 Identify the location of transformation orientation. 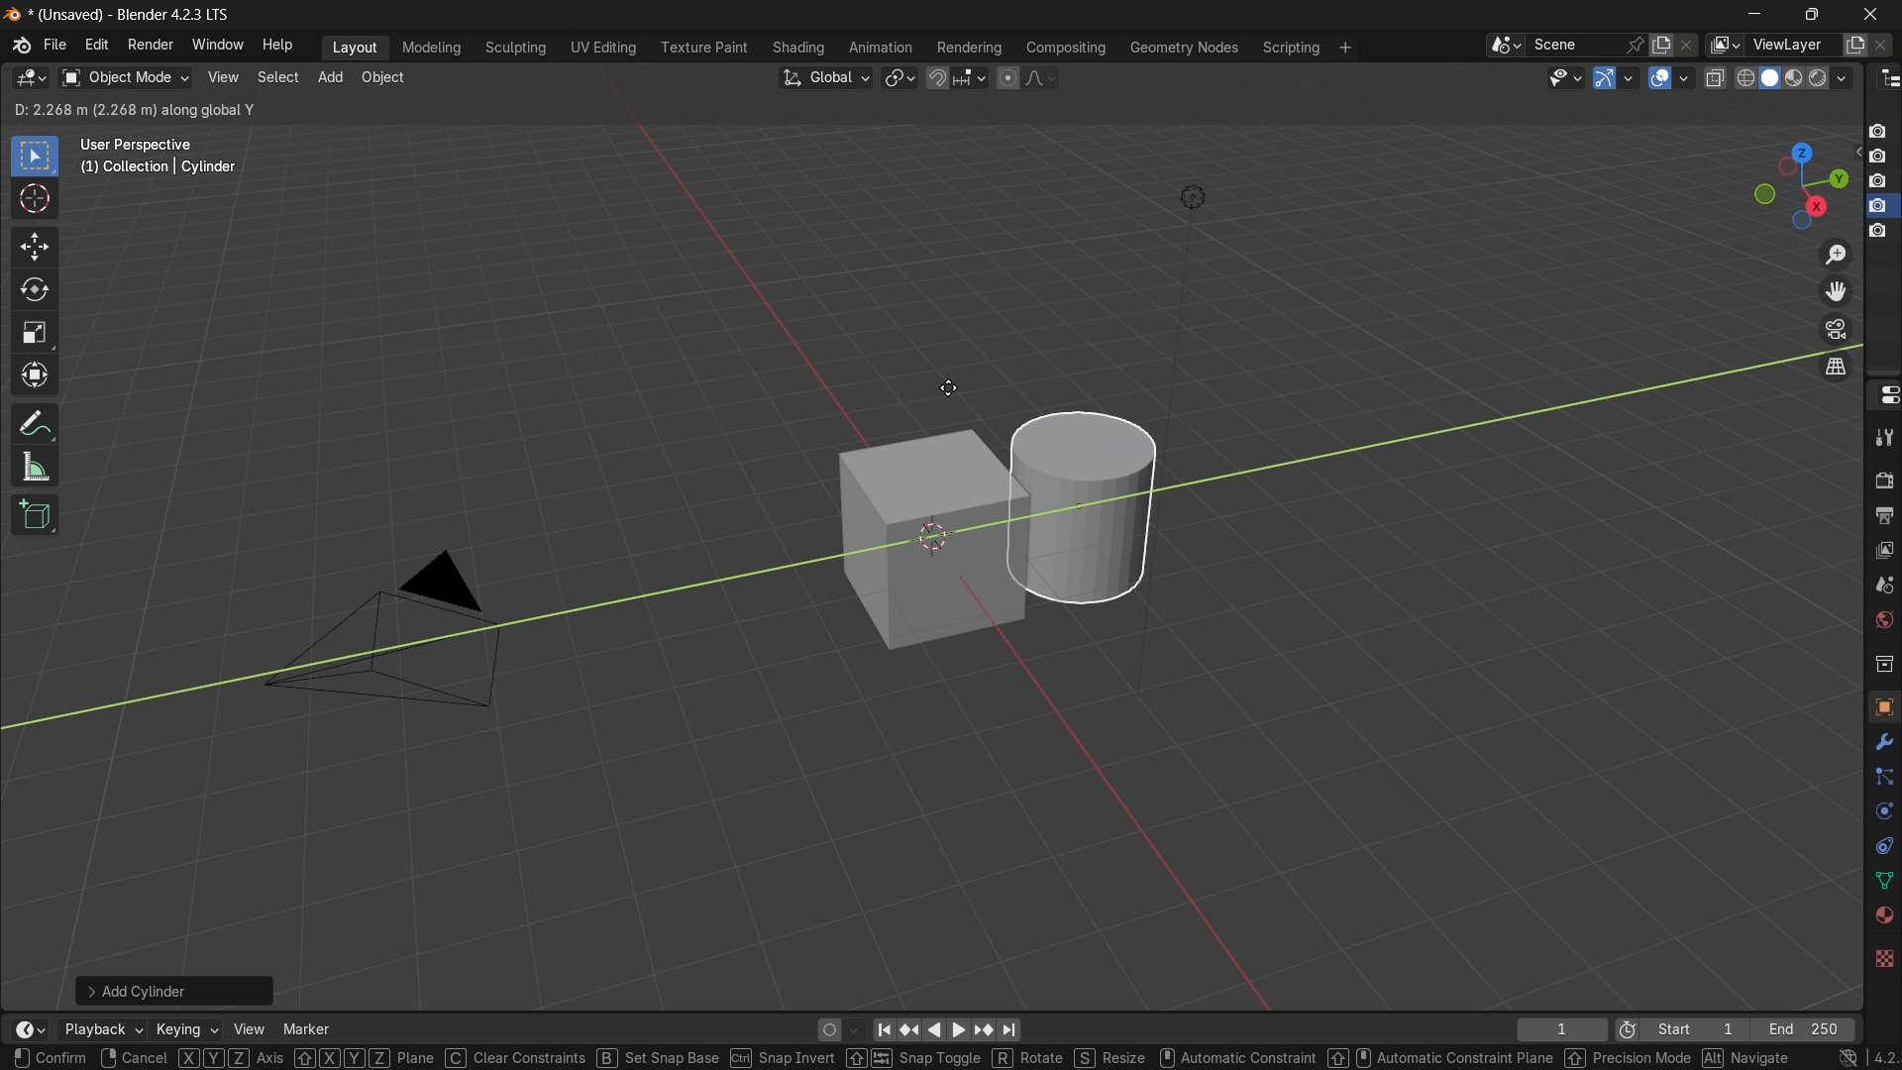
(825, 77).